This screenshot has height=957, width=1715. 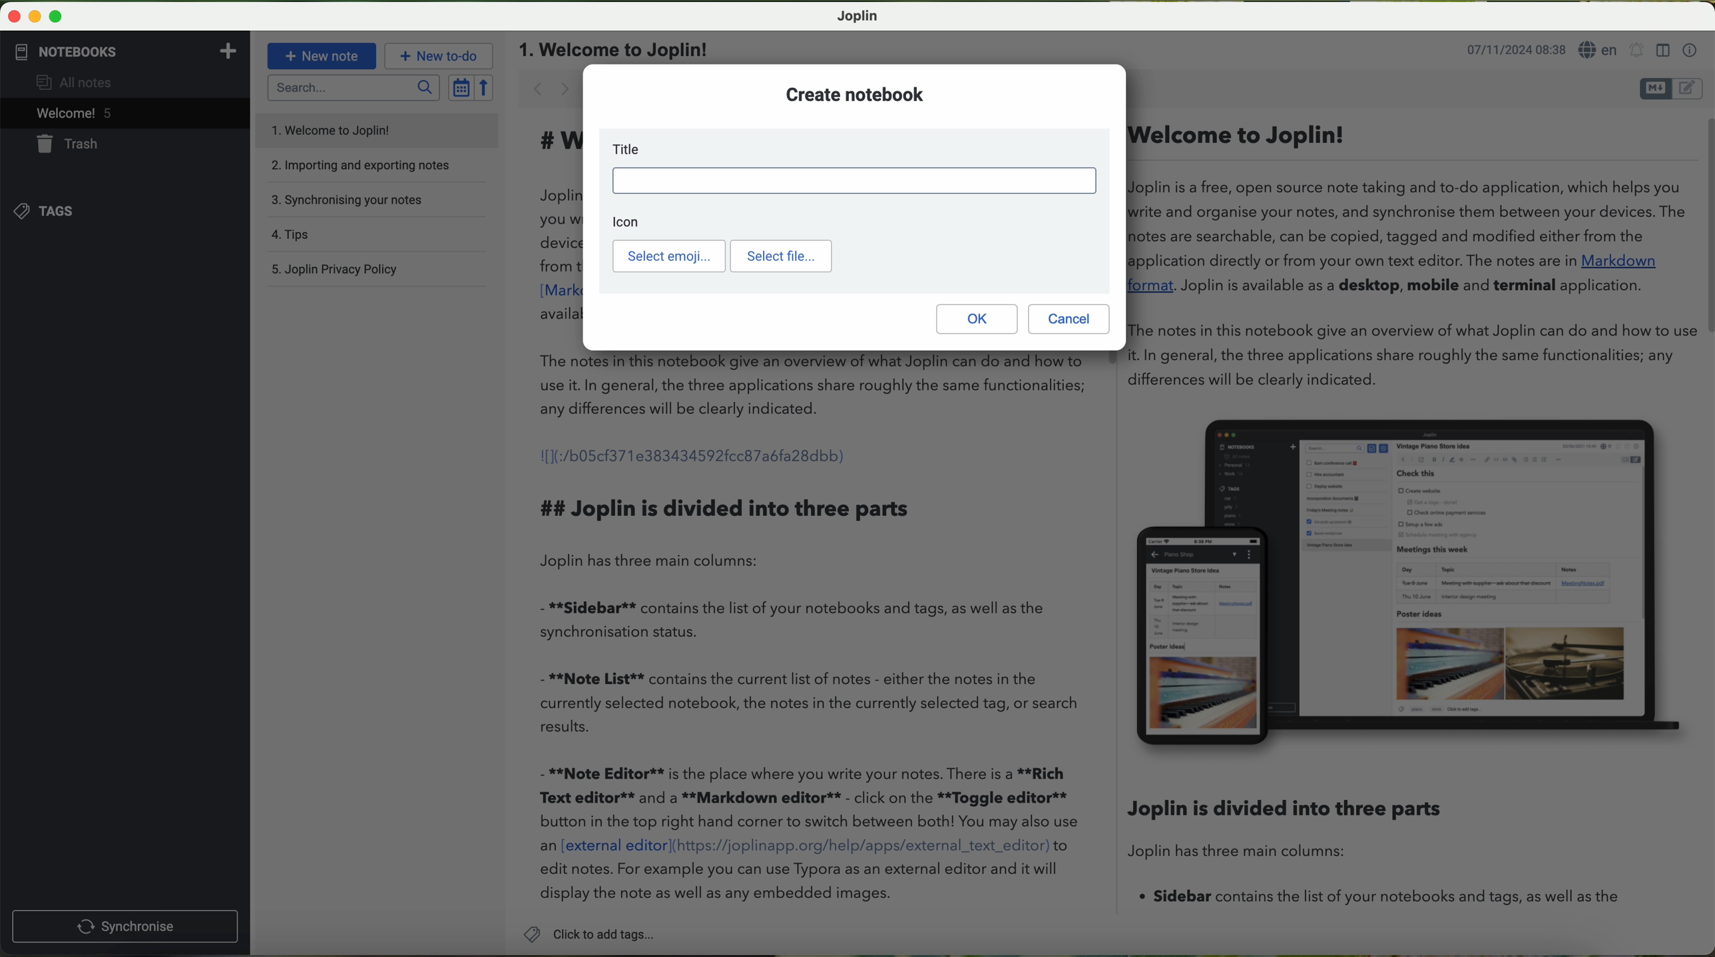 I want to click on toggle editors, so click(x=1672, y=89).